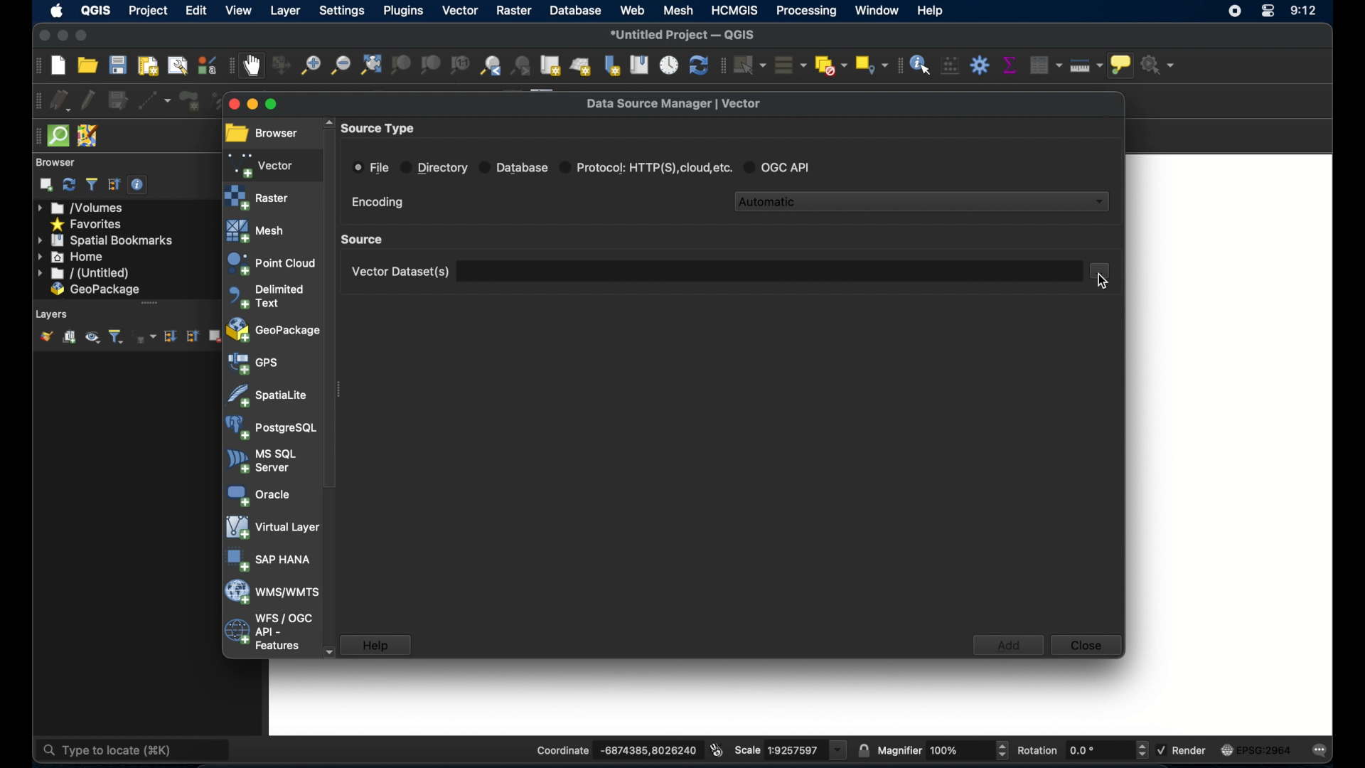 Image resolution: width=1365 pixels, height=768 pixels. Describe the element at coordinates (924, 200) in the screenshot. I see `automatic dropdown` at that location.